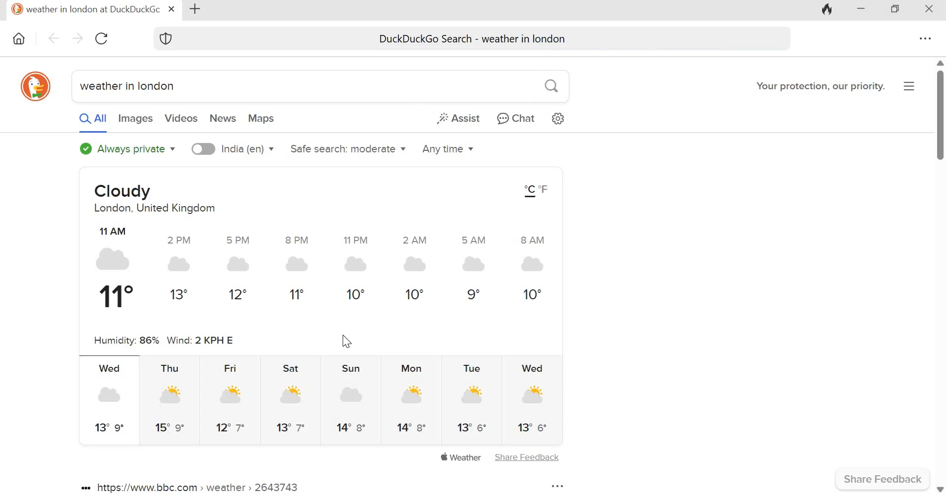 The height and width of the screenshot is (494, 946). What do you see at coordinates (86, 11) in the screenshot?
I see `weather in london at DuckDuckGo` at bounding box center [86, 11].